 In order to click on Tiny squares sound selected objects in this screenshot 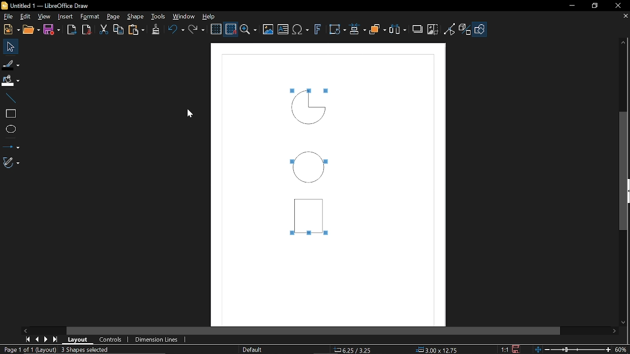, I will do `click(309, 235)`.